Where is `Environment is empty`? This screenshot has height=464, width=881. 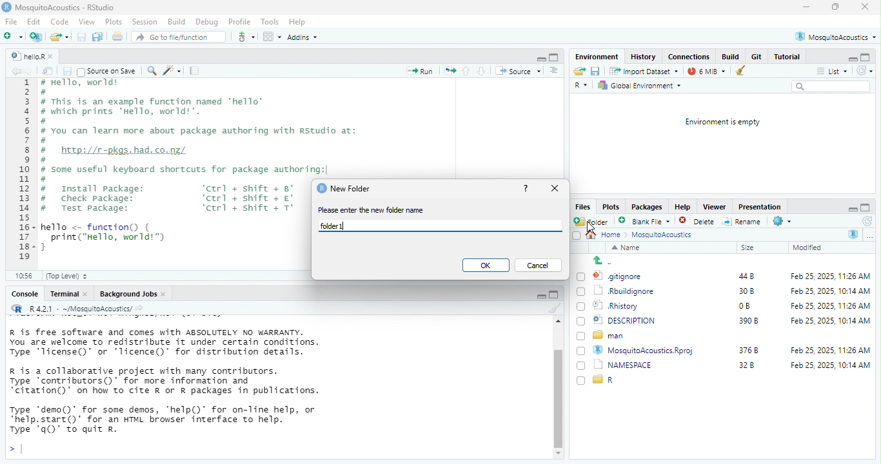 Environment is empty is located at coordinates (718, 122).